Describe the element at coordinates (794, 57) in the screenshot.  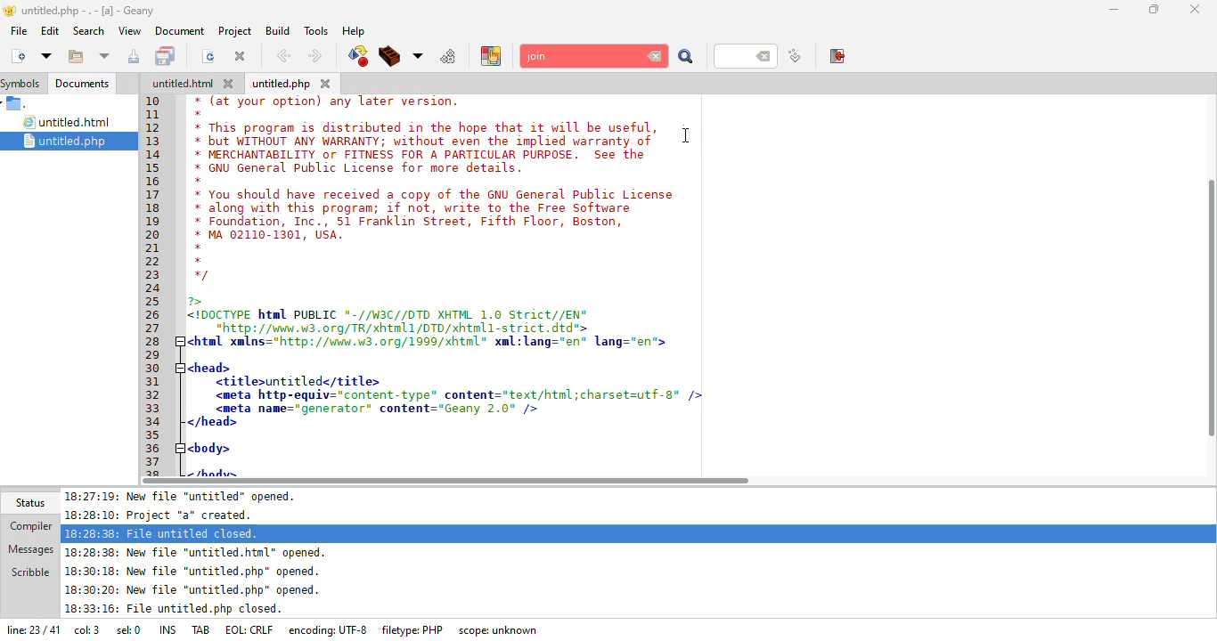
I see `jump to line` at that location.